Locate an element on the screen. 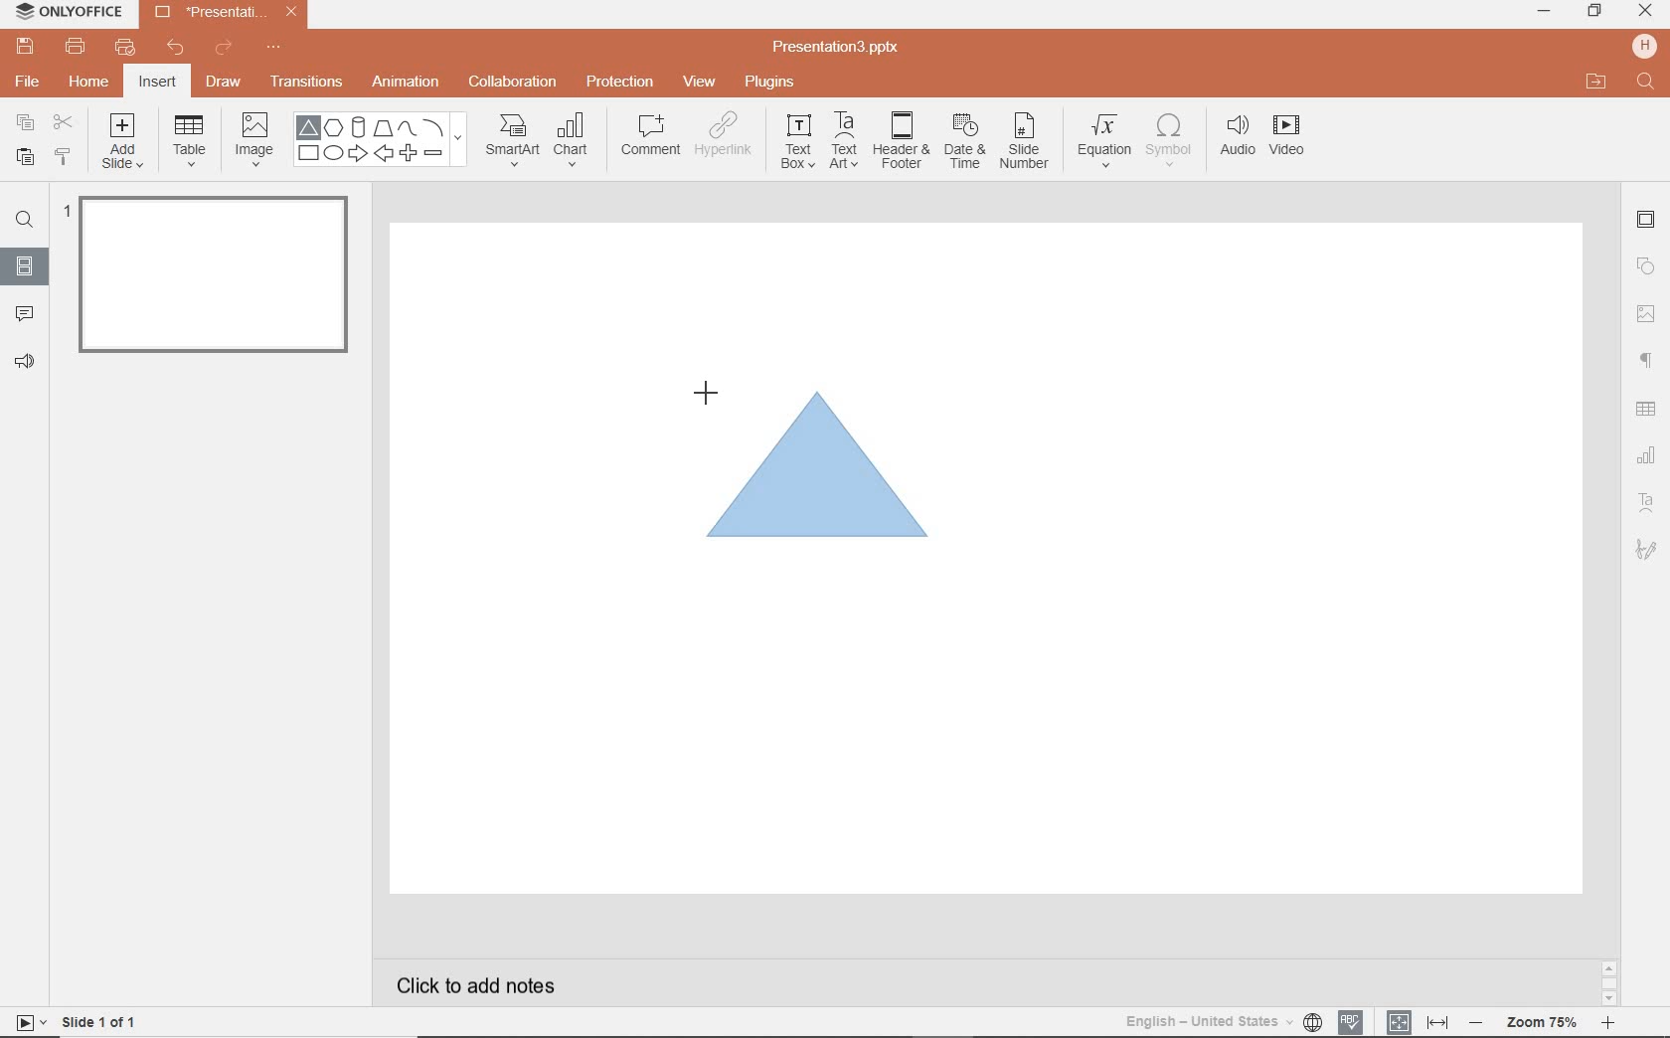 The height and width of the screenshot is (1038, 1670). AUDIO is located at coordinates (1233, 137).